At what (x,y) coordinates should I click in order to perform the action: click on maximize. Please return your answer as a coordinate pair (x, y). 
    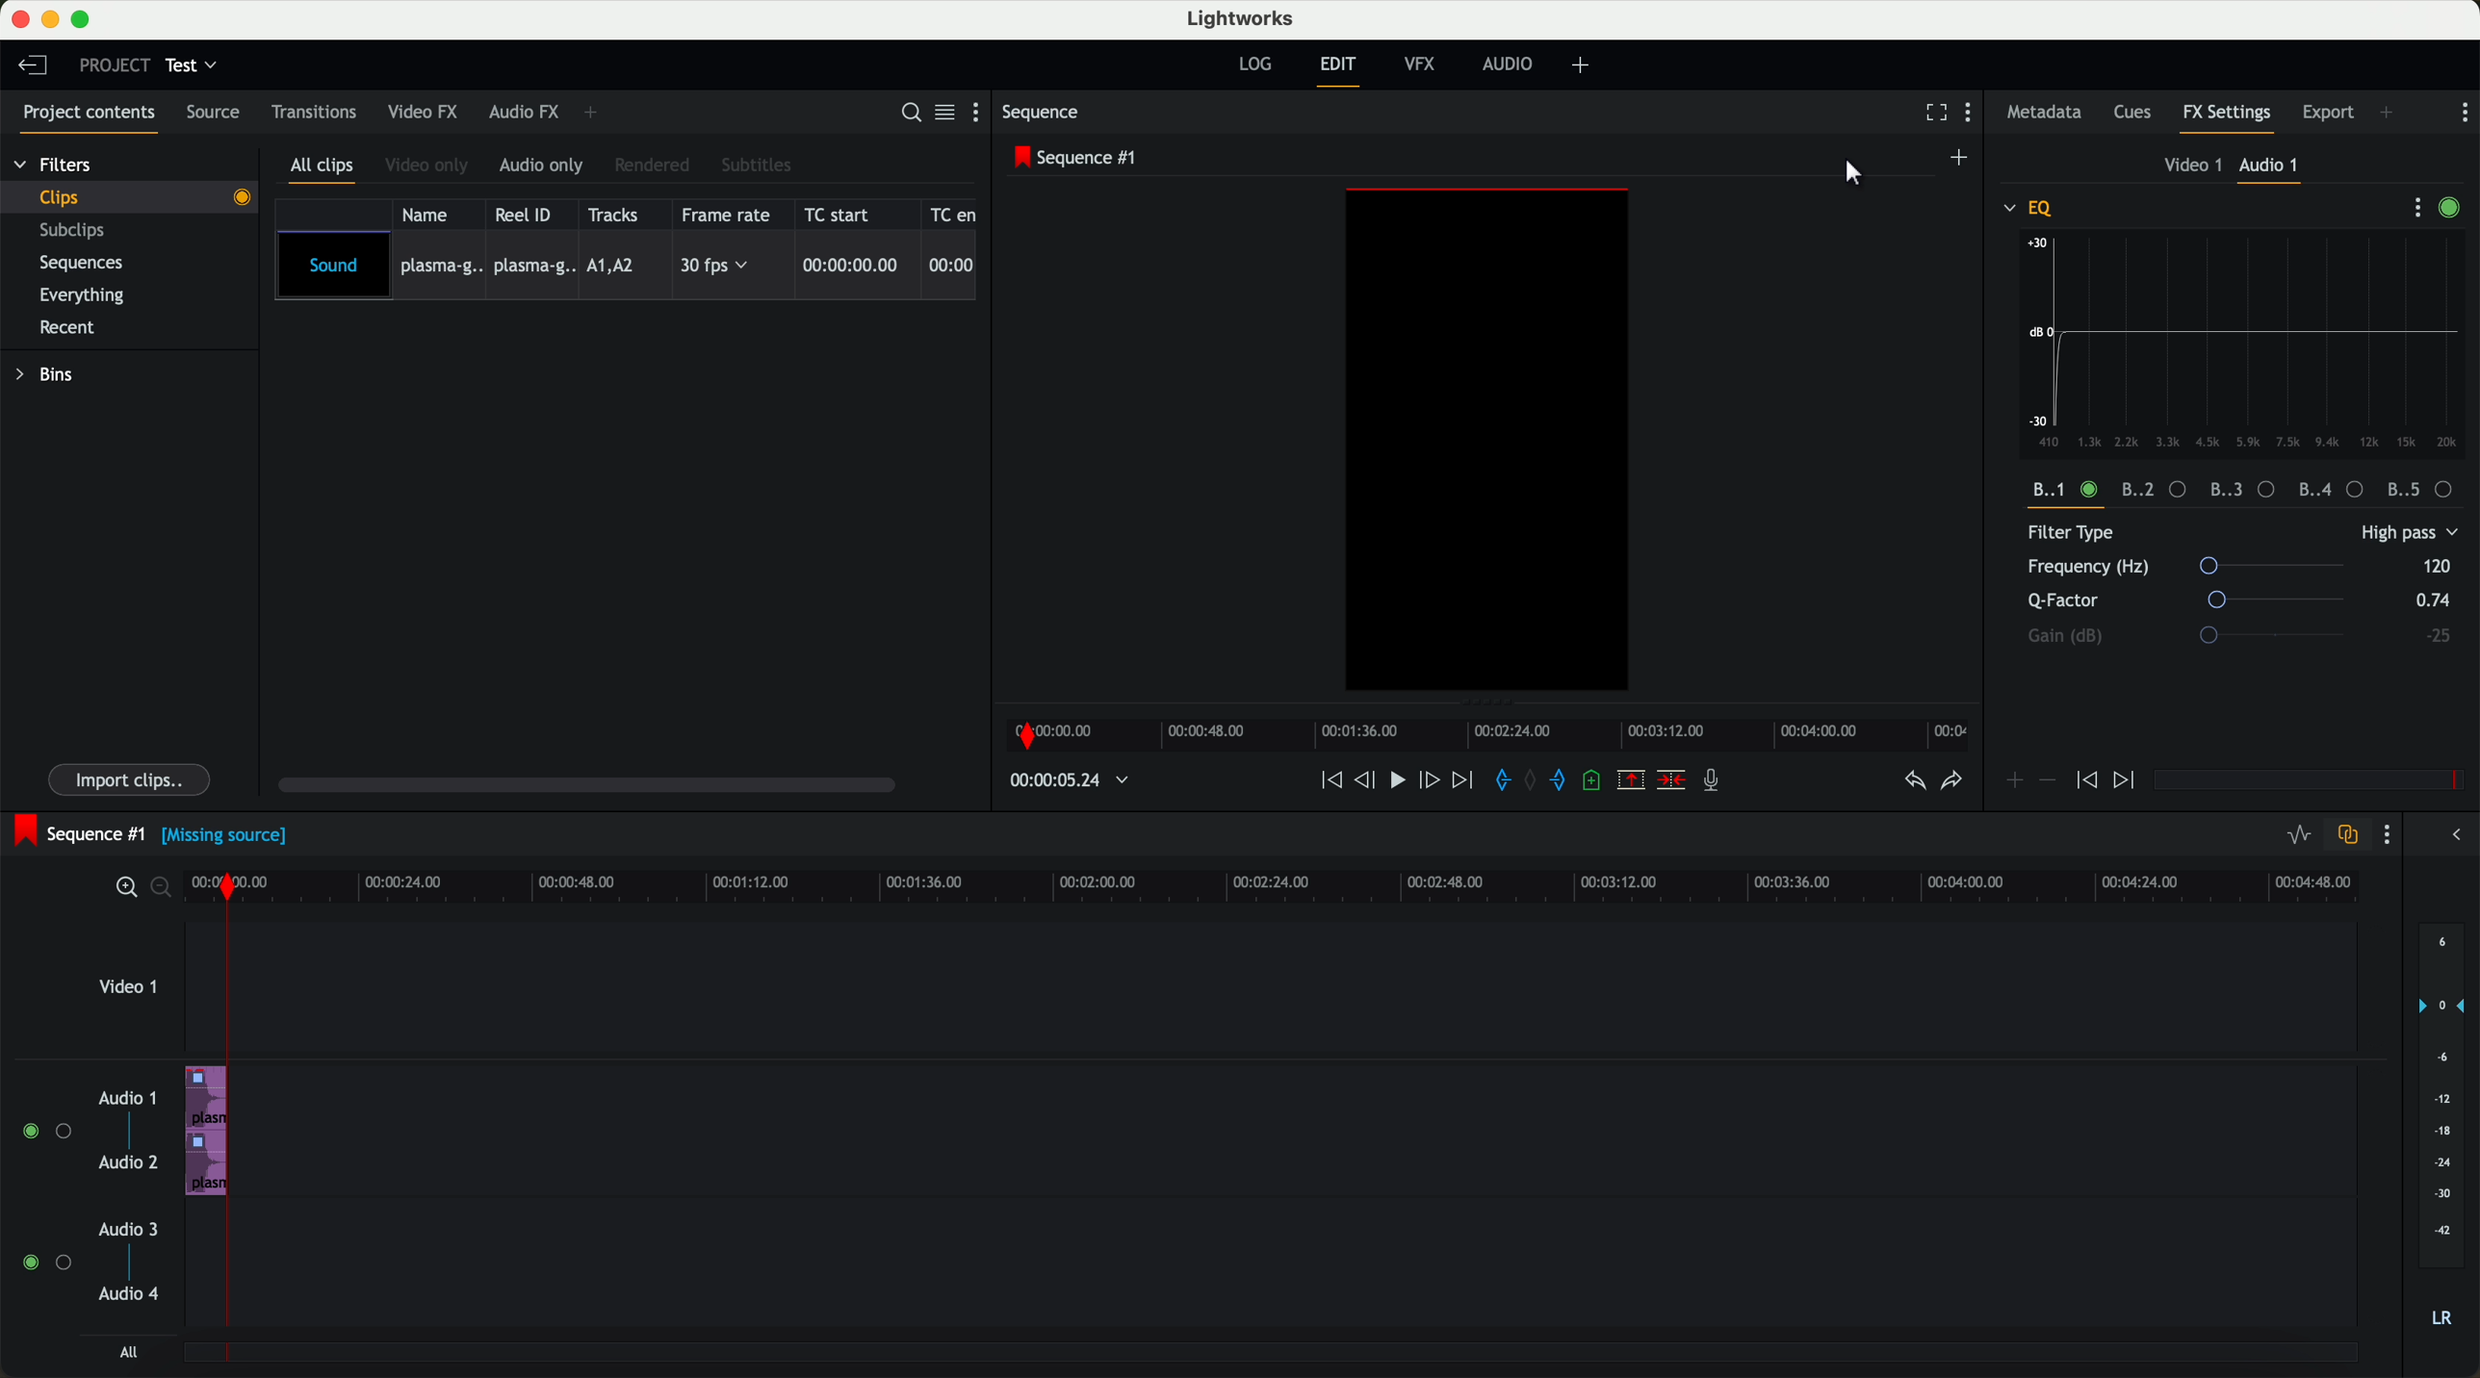
    Looking at the image, I should click on (85, 19).